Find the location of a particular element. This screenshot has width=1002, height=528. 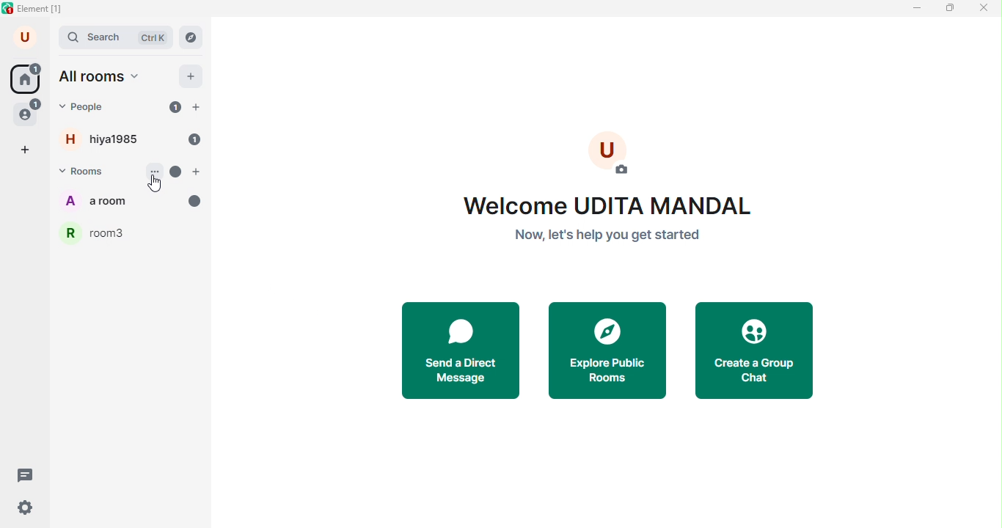

threads is located at coordinates (28, 476).